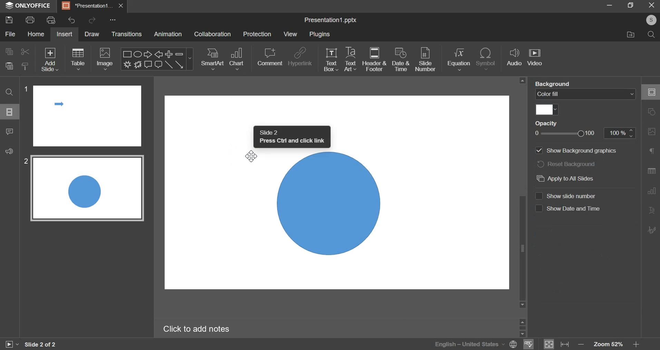 This screenshot has height=350, width=660. Describe the element at coordinates (257, 35) in the screenshot. I see `protection` at that location.